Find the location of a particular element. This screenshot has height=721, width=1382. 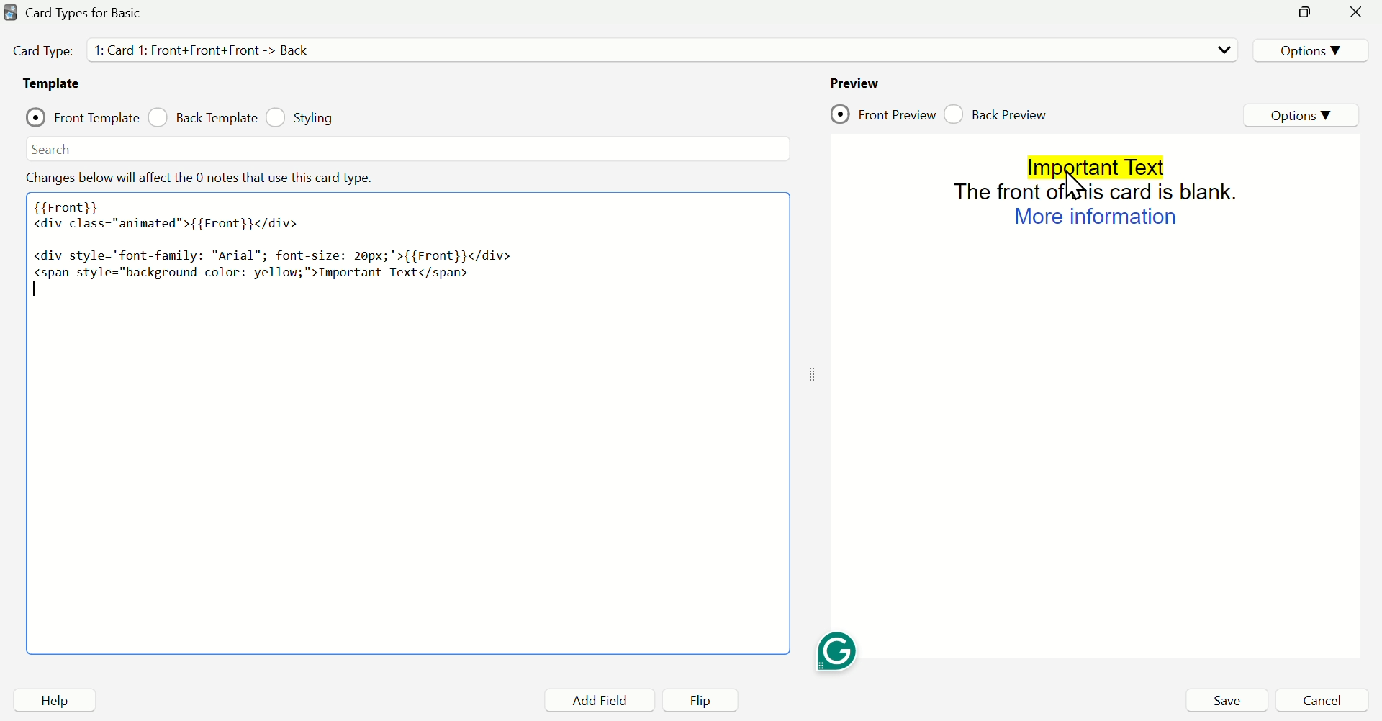

Flip is located at coordinates (694, 699).